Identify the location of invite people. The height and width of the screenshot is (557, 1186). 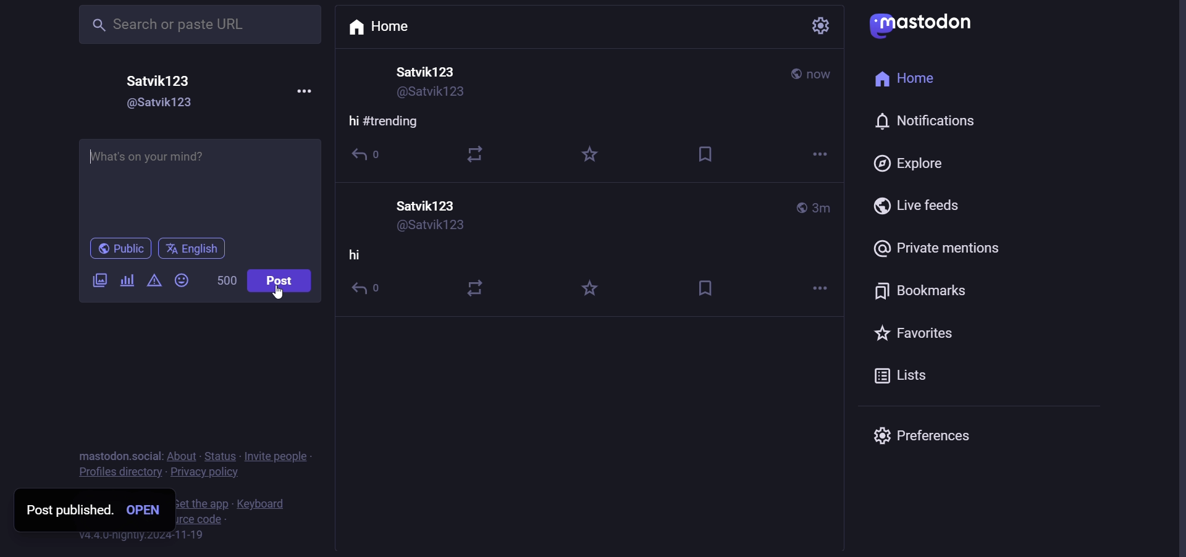
(280, 456).